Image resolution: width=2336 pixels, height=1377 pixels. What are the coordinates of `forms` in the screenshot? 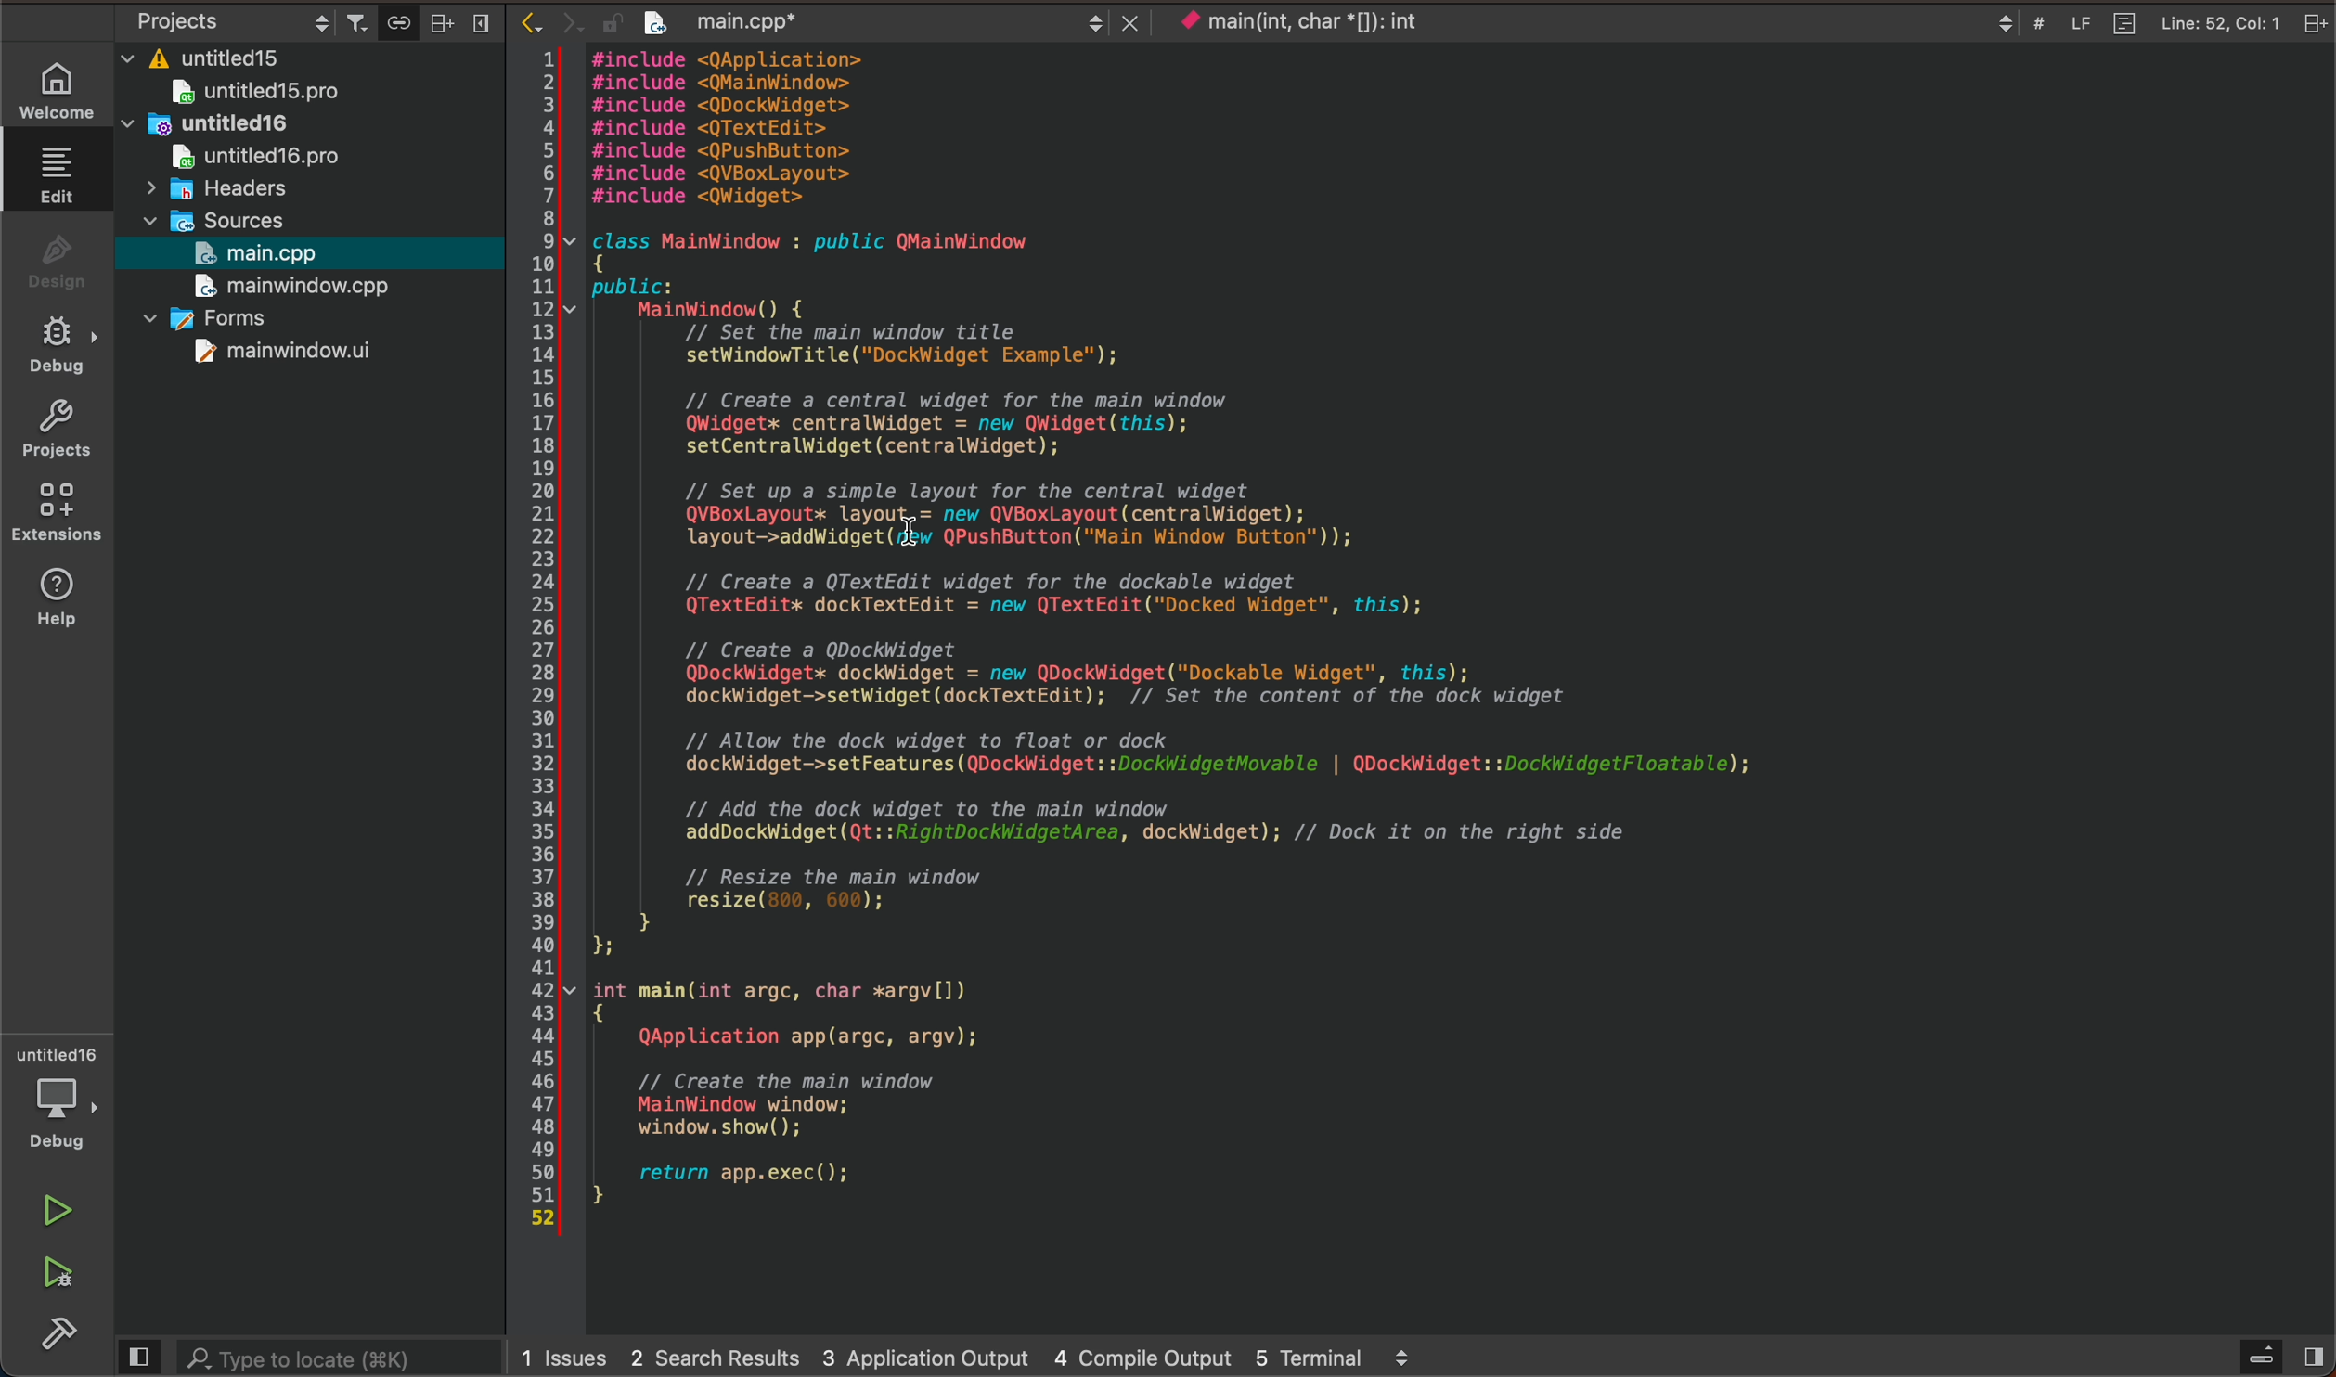 It's located at (223, 317).